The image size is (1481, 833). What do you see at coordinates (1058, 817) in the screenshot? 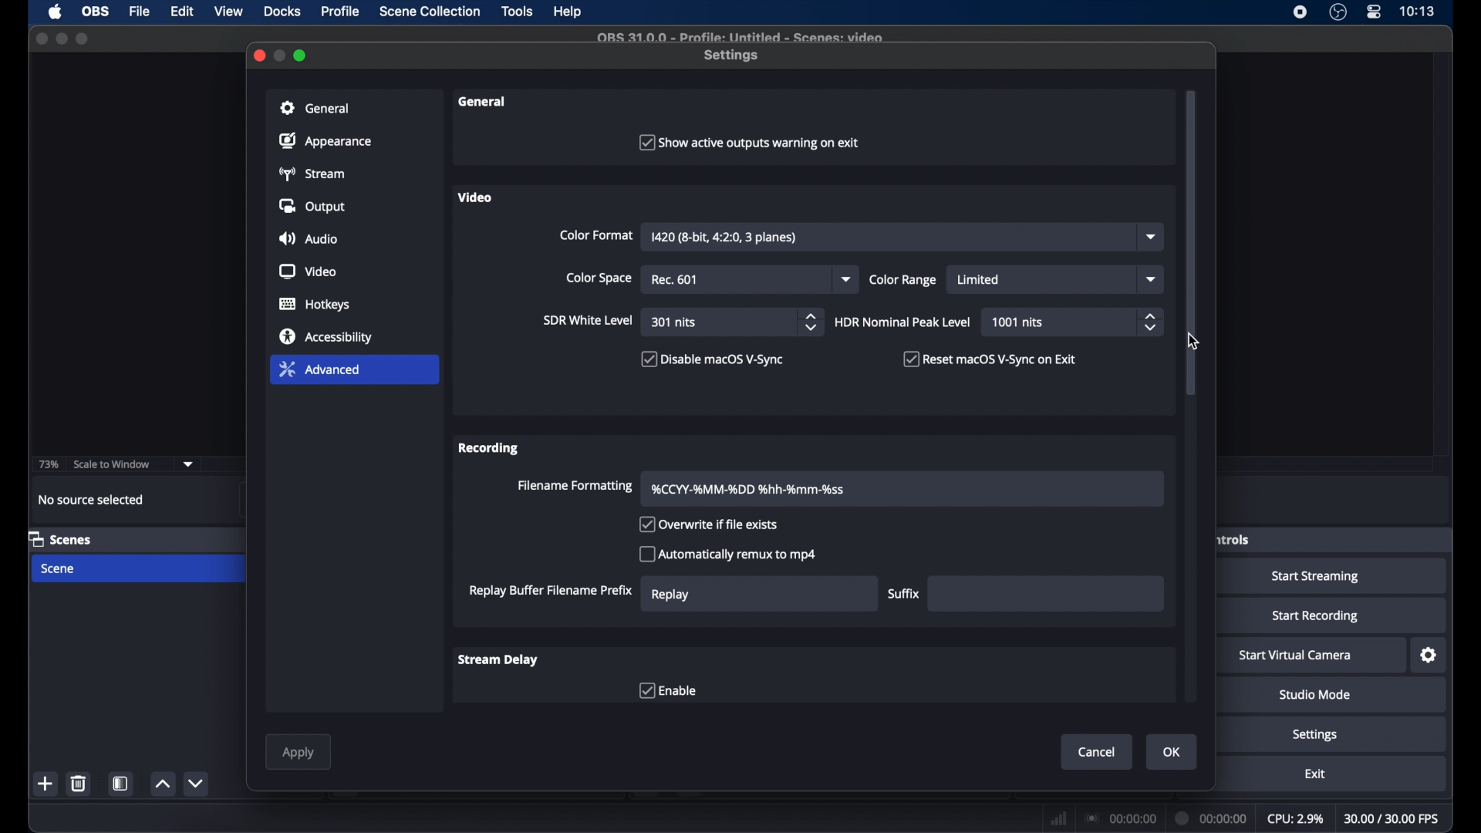
I see `network` at bounding box center [1058, 817].